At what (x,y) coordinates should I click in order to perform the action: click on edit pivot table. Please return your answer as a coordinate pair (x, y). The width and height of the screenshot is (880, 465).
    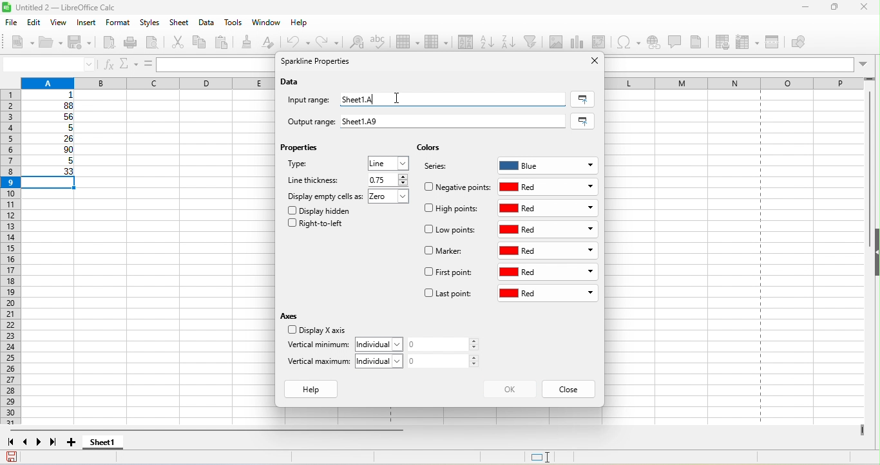
    Looking at the image, I should click on (602, 42).